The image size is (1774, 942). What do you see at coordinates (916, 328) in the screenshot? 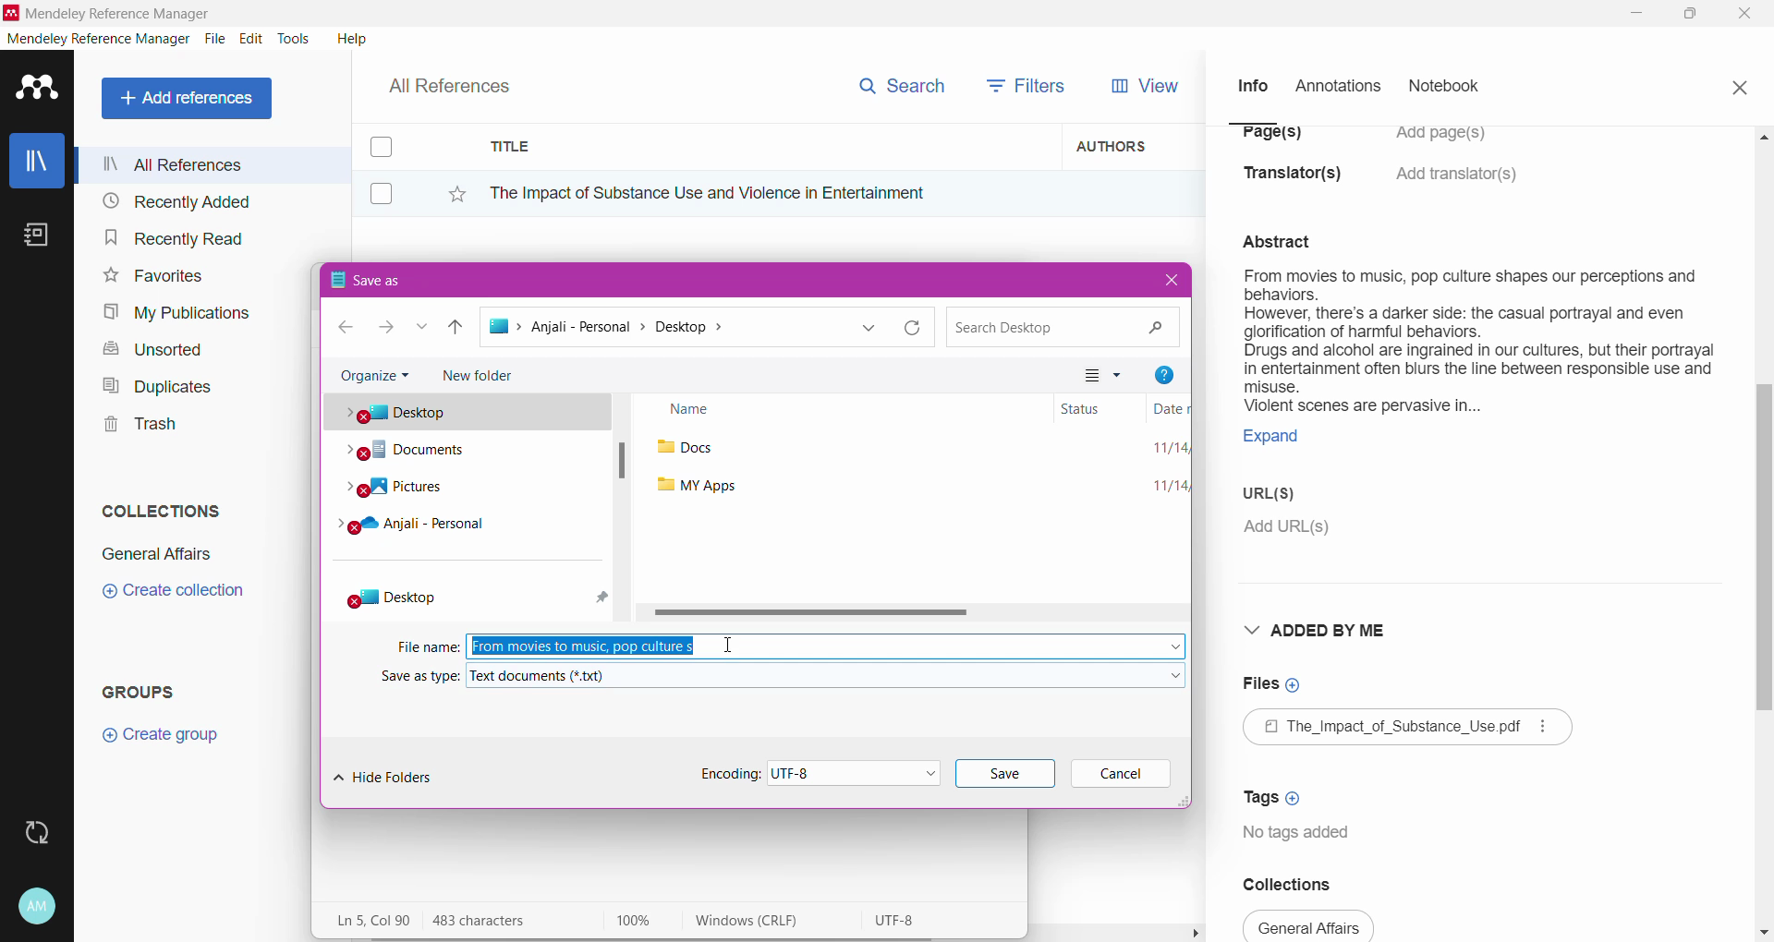
I see `Reload current folder` at bounding box center [916, 328].